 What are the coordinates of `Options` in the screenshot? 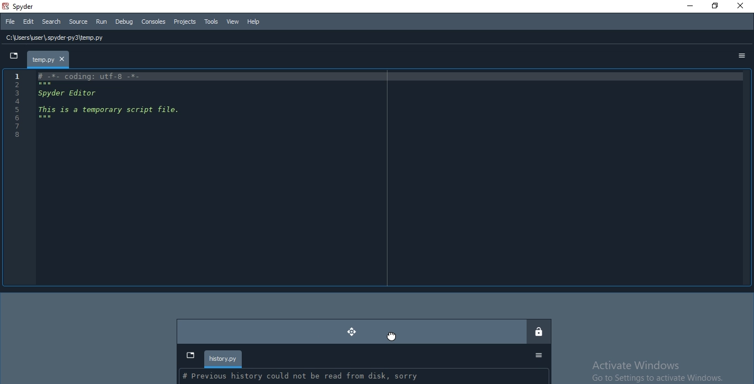 It's located at (537, 356).